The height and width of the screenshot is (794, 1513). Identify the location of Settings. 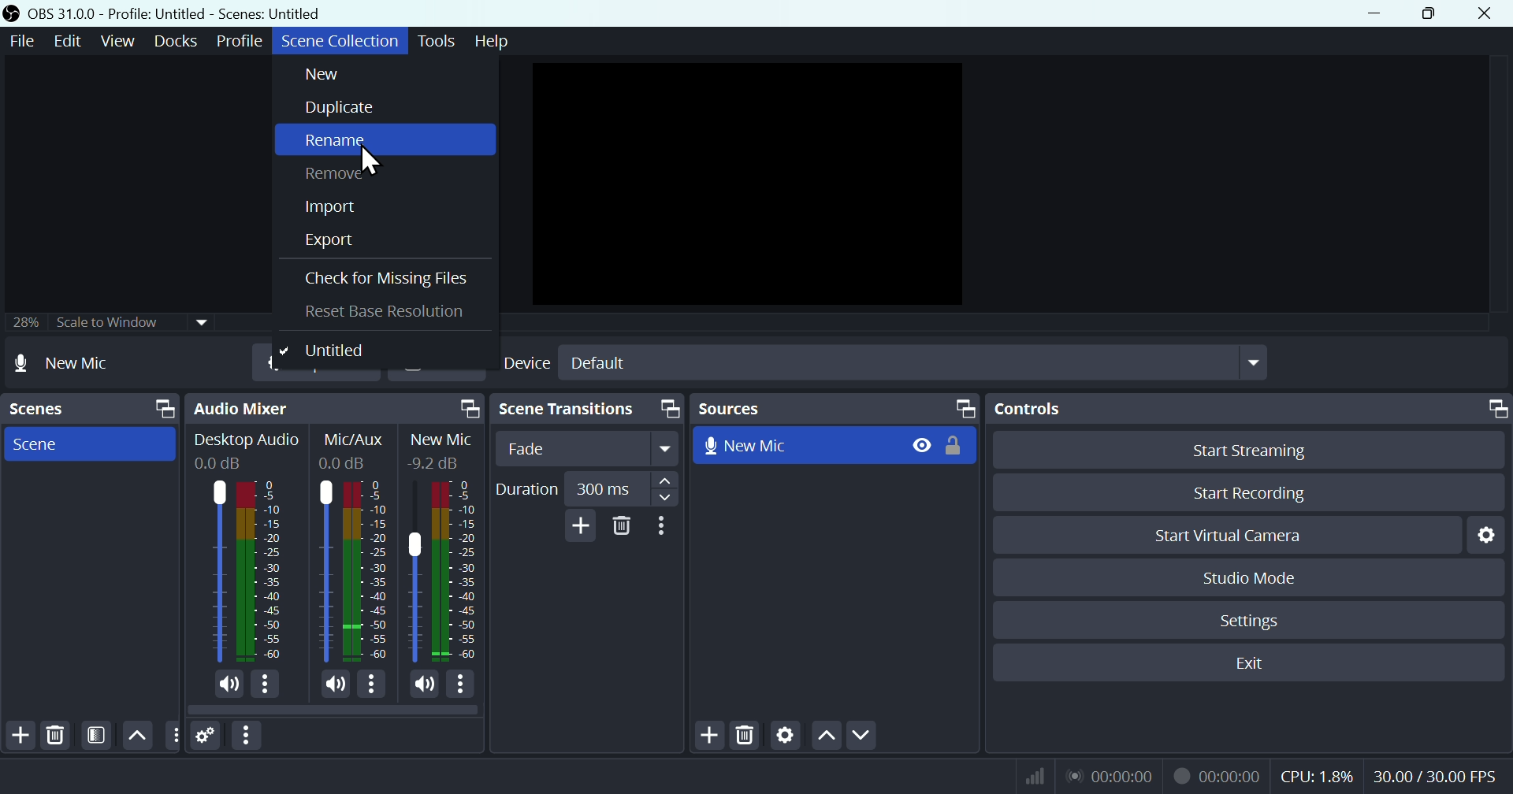
(1256, 625).